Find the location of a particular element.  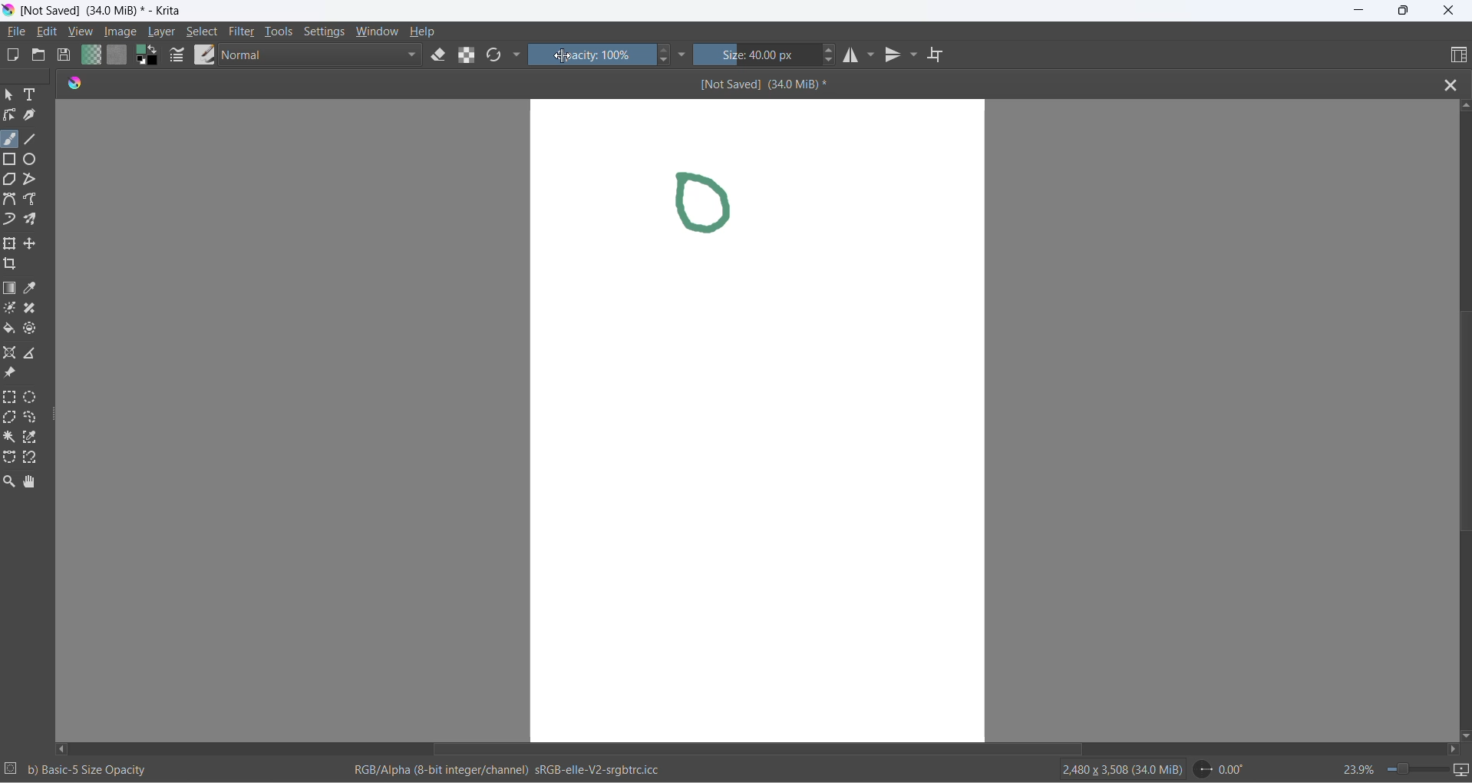

horizontal mirror tool is located at coordinates (852, 55).